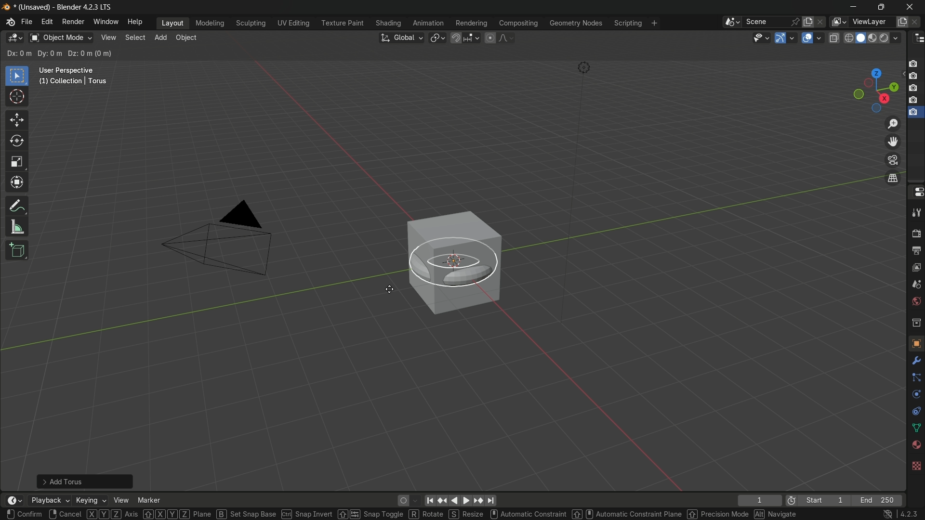 The height and width of the screenshot is (520, 925). Describe the element at coordinates (105, 21) in the screenshot. I see `window menu` at that location.